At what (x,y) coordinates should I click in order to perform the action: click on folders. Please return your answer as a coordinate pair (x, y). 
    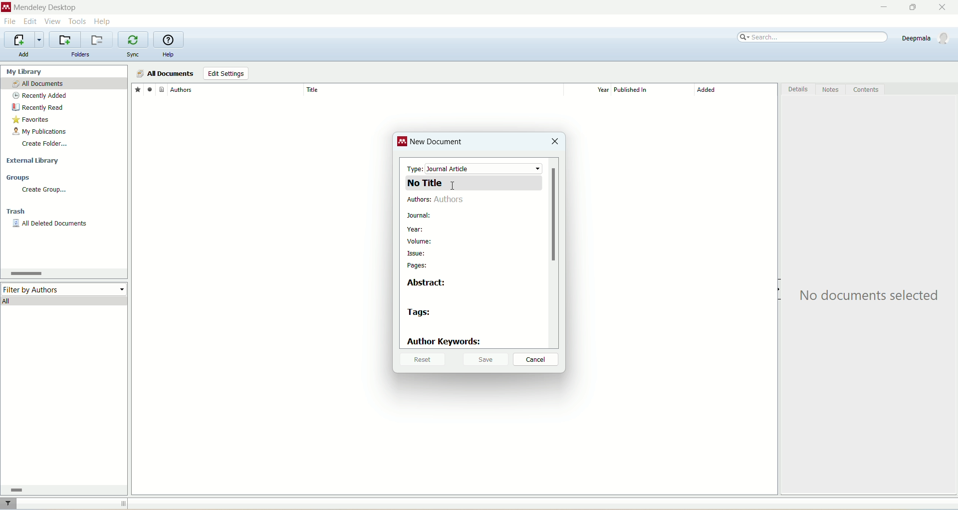
    Looking at the image, I should click on (81, 55).